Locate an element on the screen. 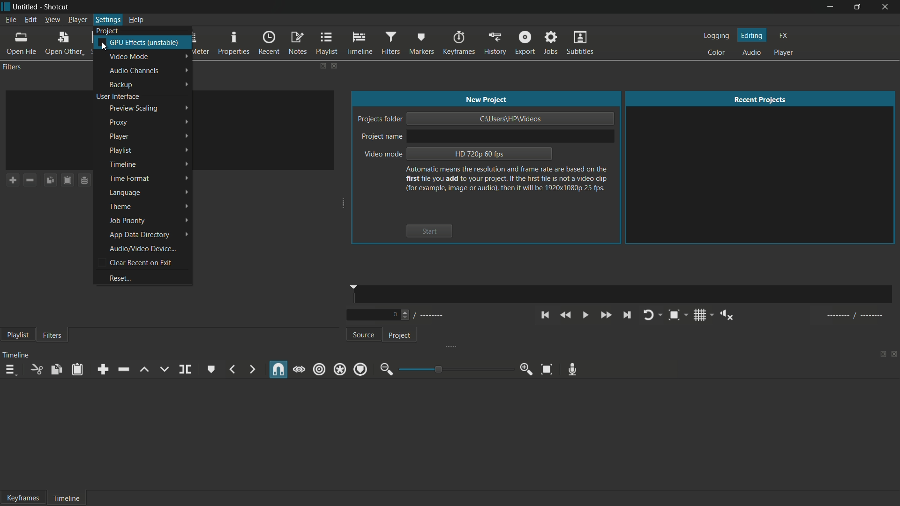 This screenshot has width=900, height=506. remove a filter is located at coordinates (30, 180).